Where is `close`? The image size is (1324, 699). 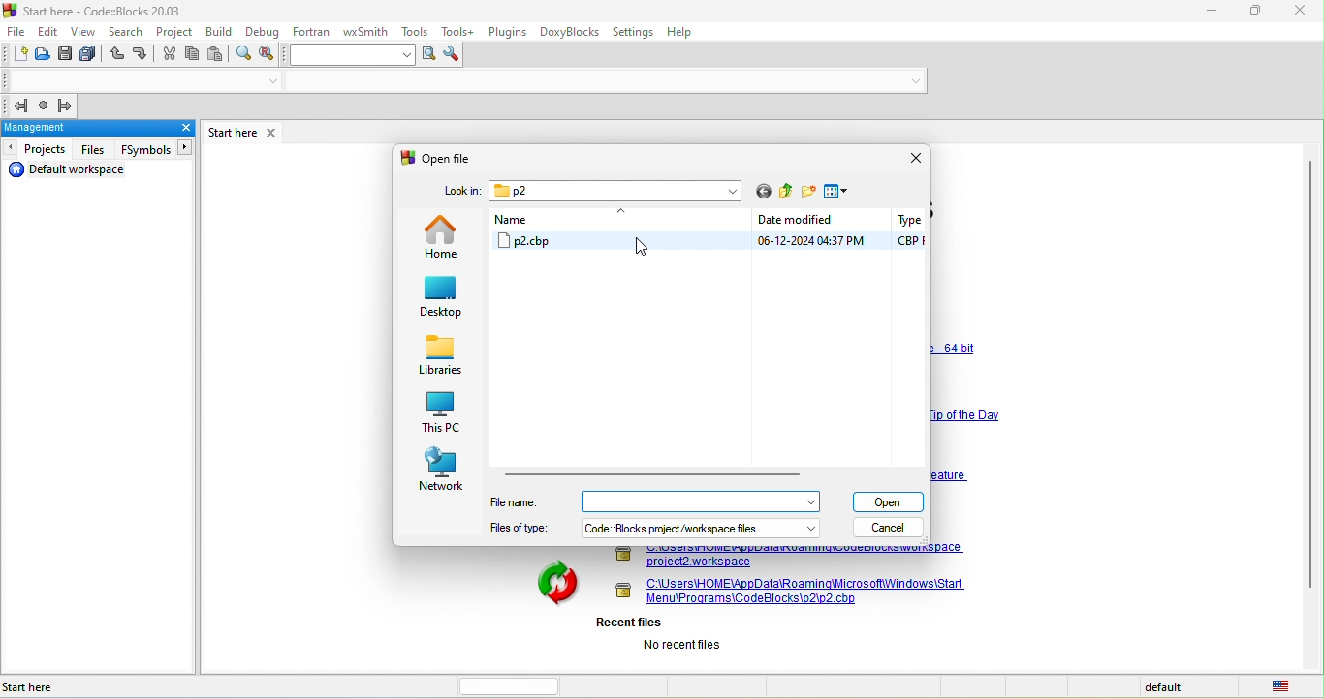
close is located at coordinates (176, 129).